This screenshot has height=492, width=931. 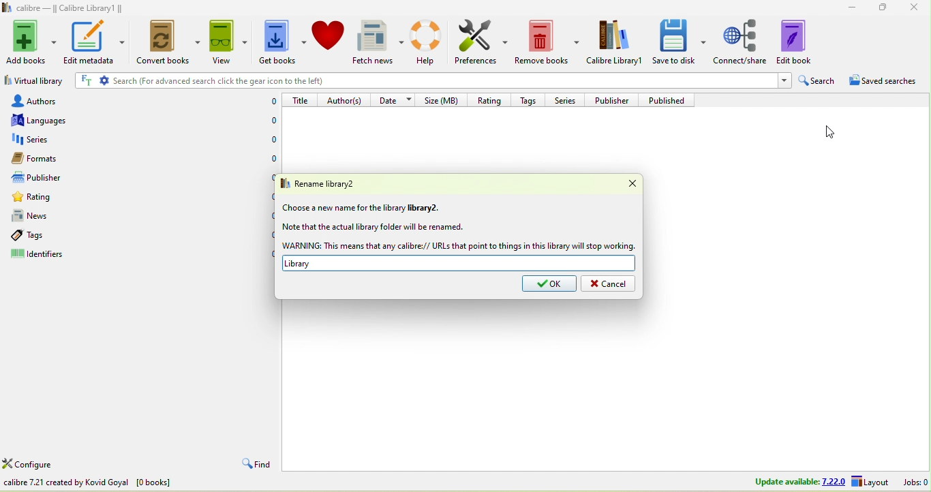 I want to click on rating, so click(x=488, y=99).